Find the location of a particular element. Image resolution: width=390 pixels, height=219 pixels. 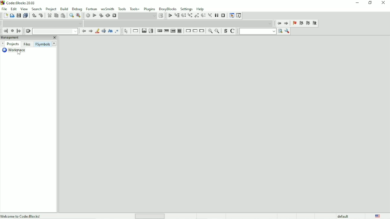

Jump forward is located at coordinates (19, 31).